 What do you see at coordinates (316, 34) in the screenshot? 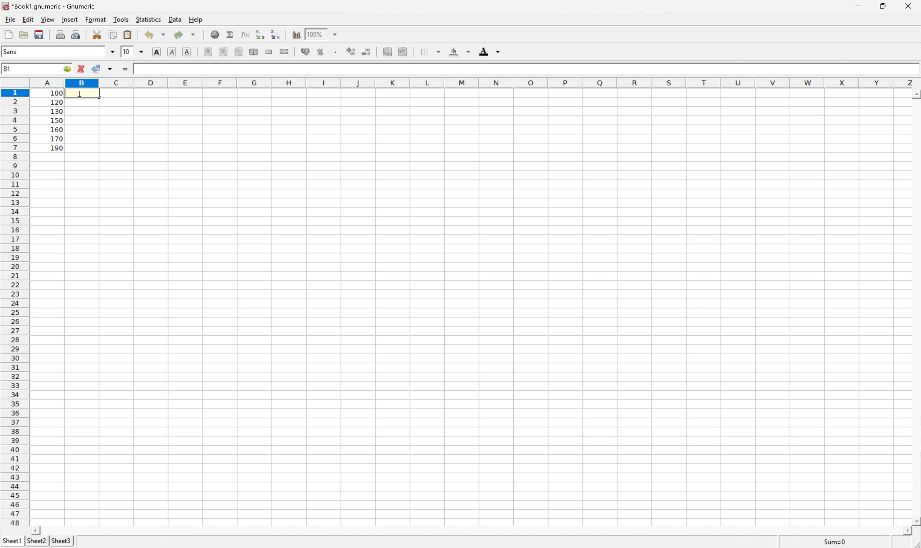
I see `100%` at bounding box center [316, 34].